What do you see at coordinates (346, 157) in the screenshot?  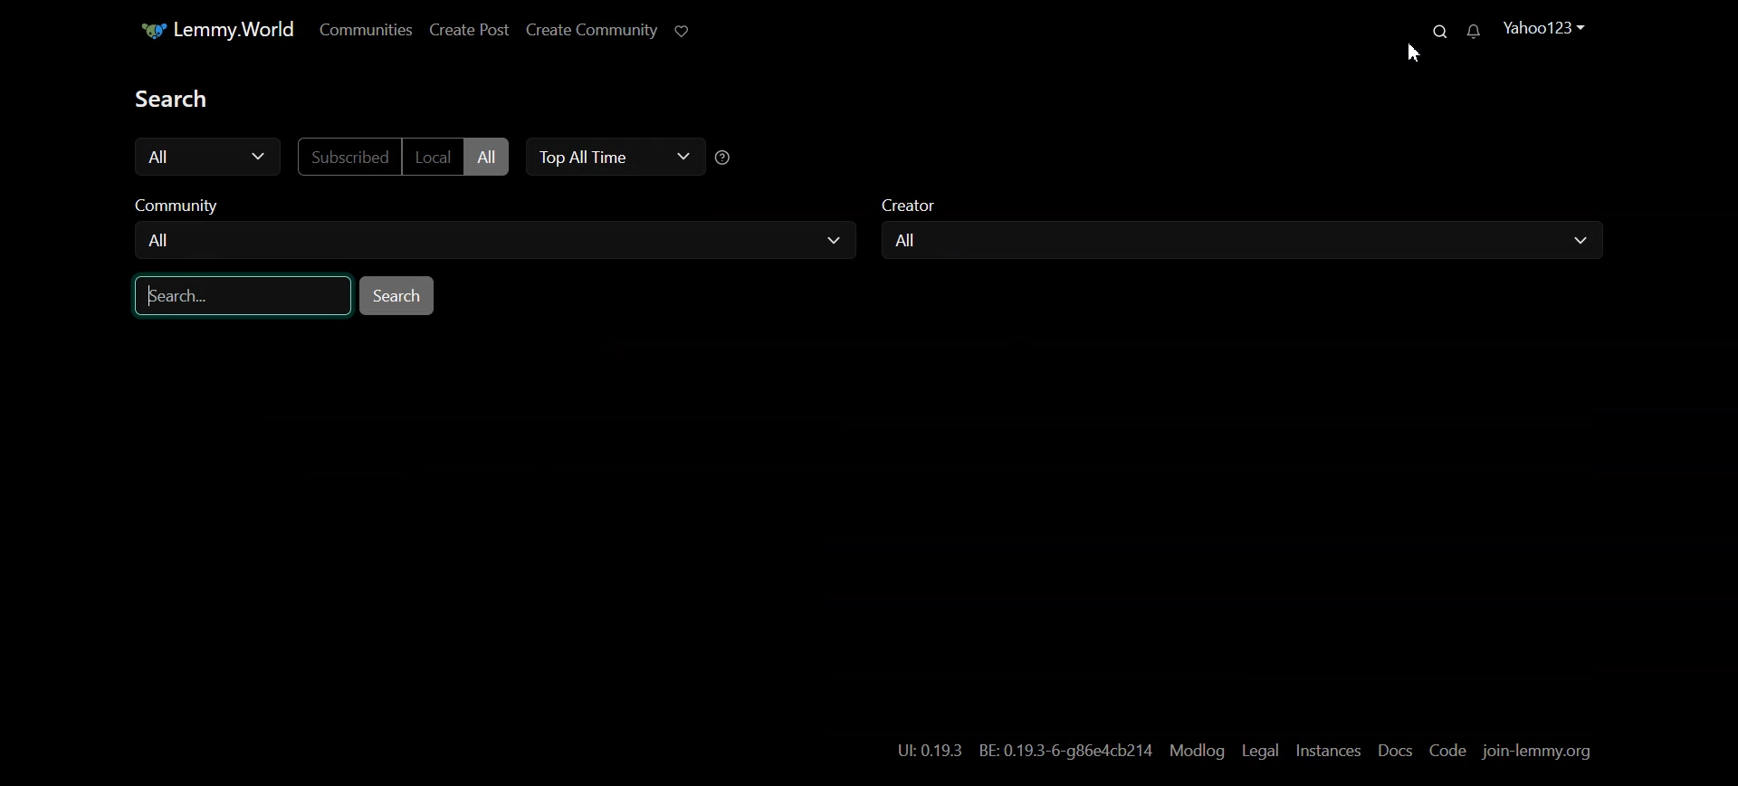 I see `Subscribed` at bounding box center [346, 157].